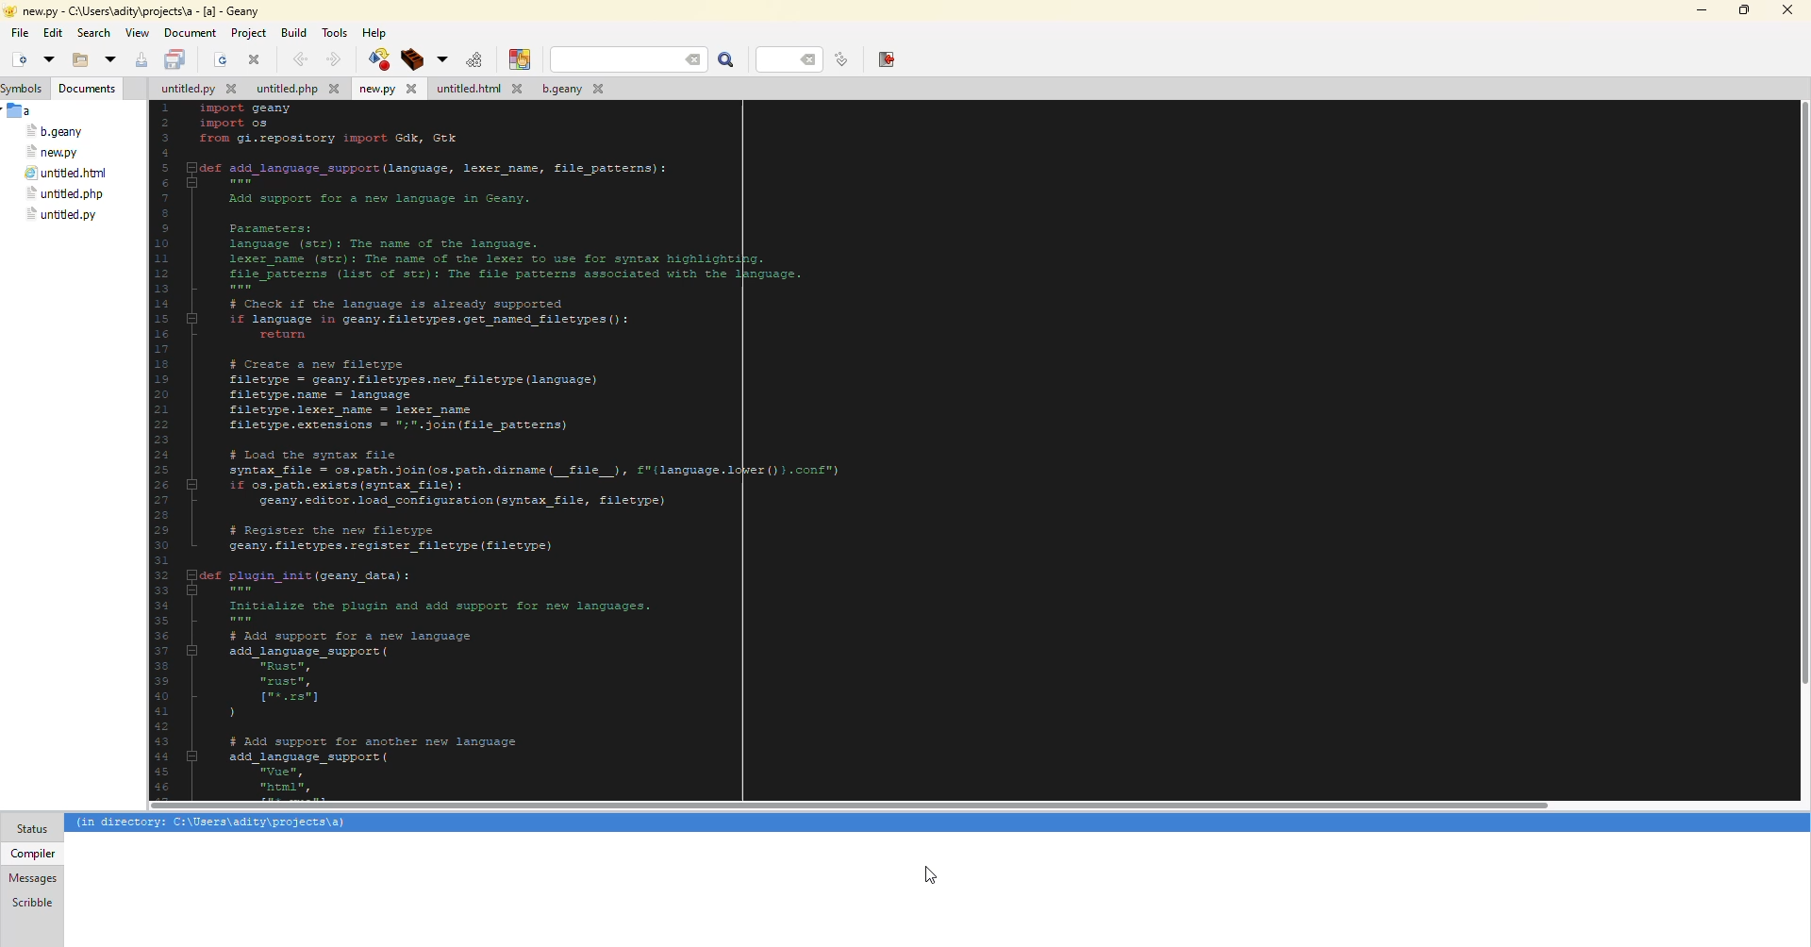 The width and height of the screenshot is (1811, 947). I want to click on file, so click(63, 192).